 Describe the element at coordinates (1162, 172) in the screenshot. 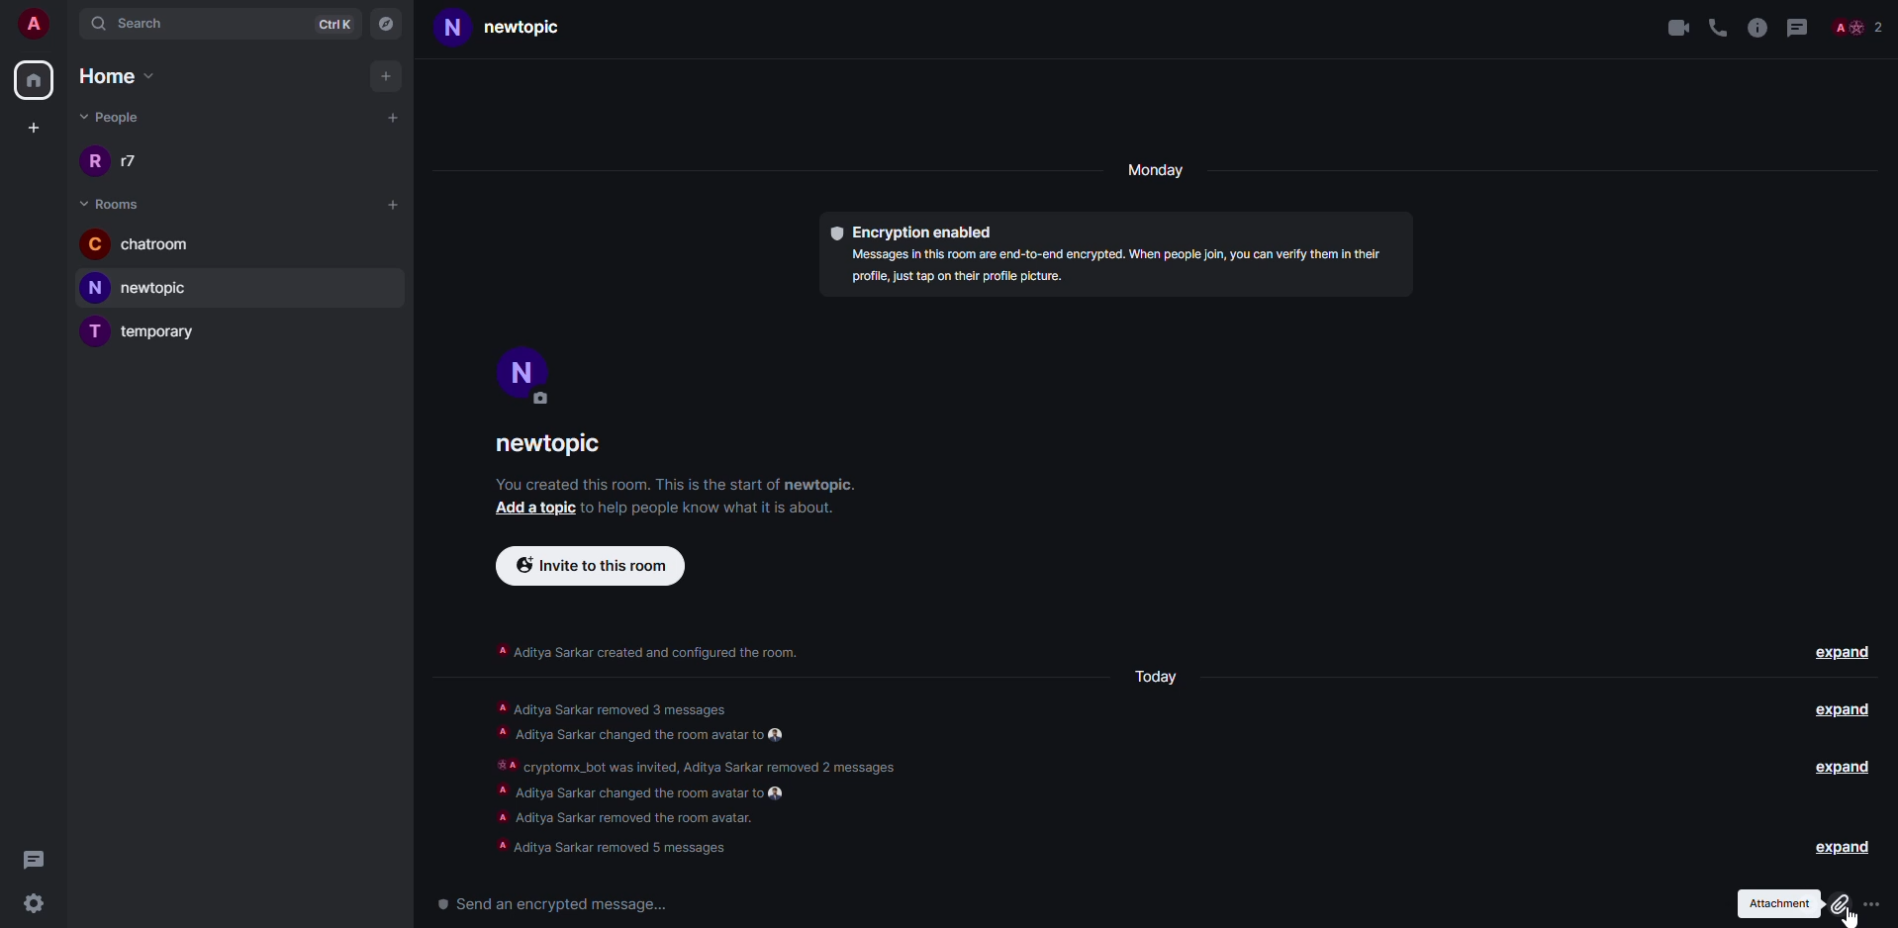

I see `day` at that location.